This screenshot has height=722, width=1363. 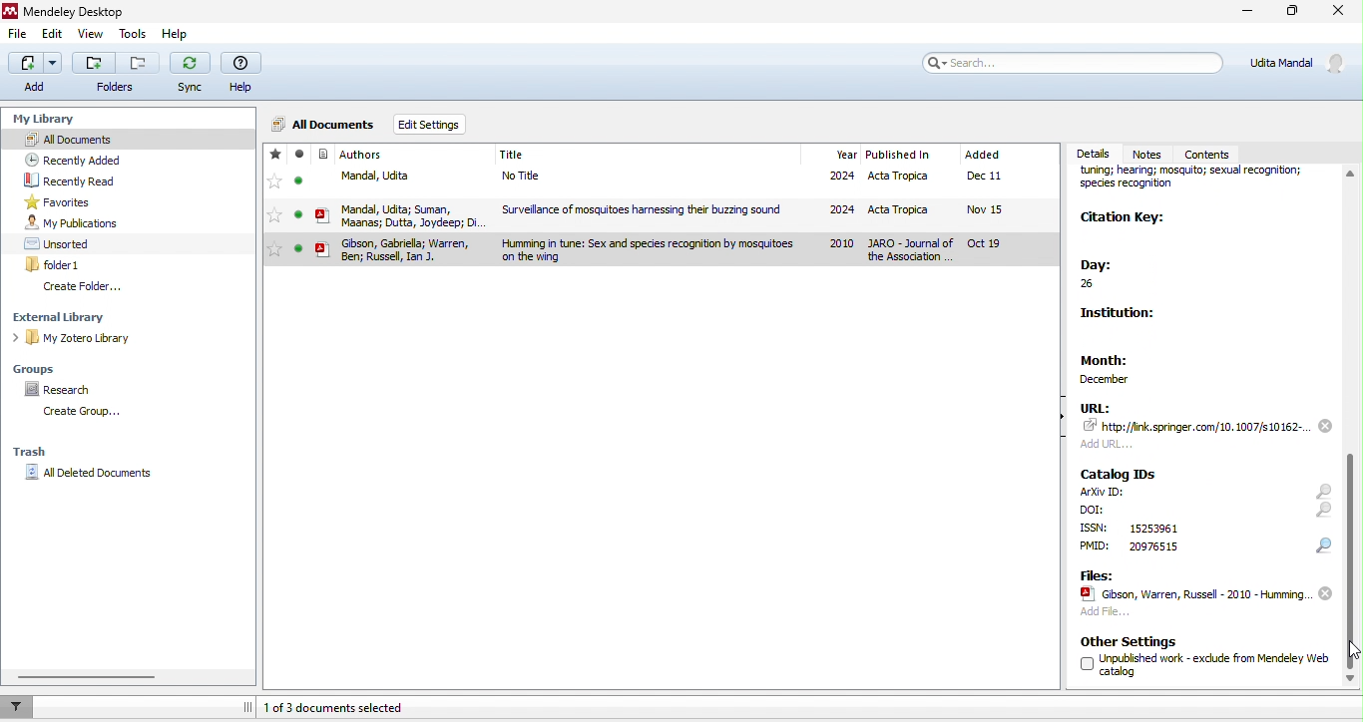 What do you see at coordinates (78, 412) in the screenshot?
I see `create group` at bounding box center [78, 412].